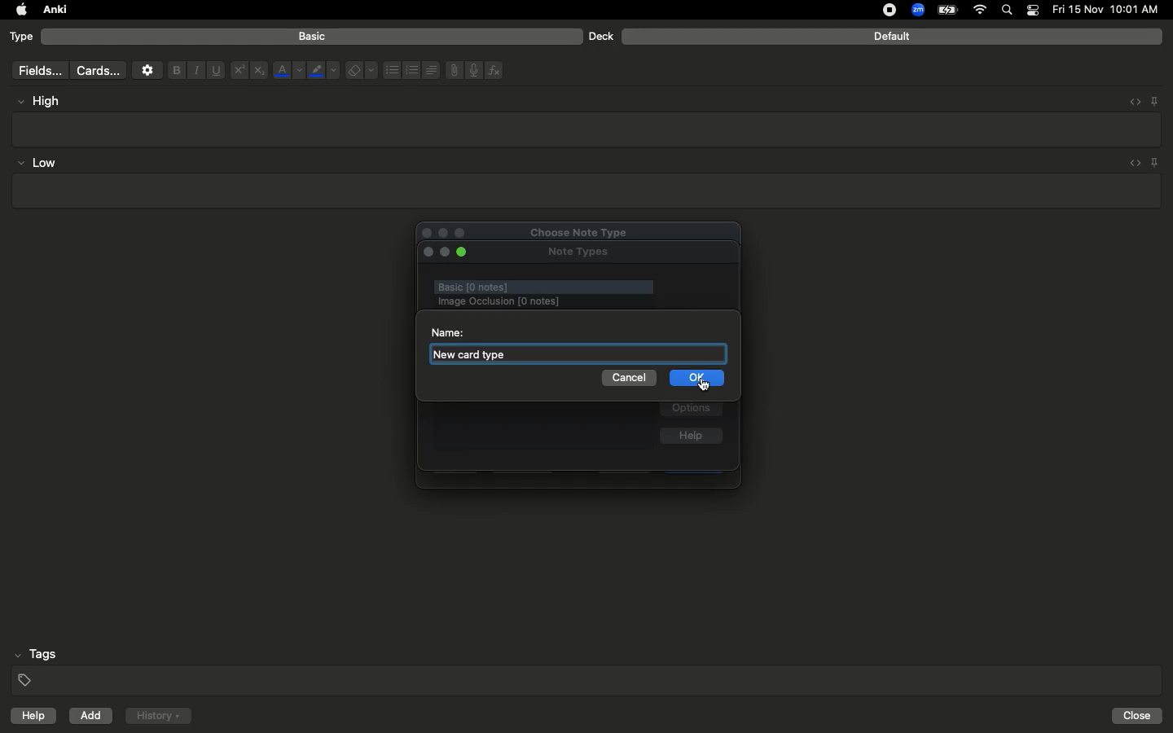 The height and width of the screenshot is (733, 1173). I want to click on Deck, so click(600, 36).